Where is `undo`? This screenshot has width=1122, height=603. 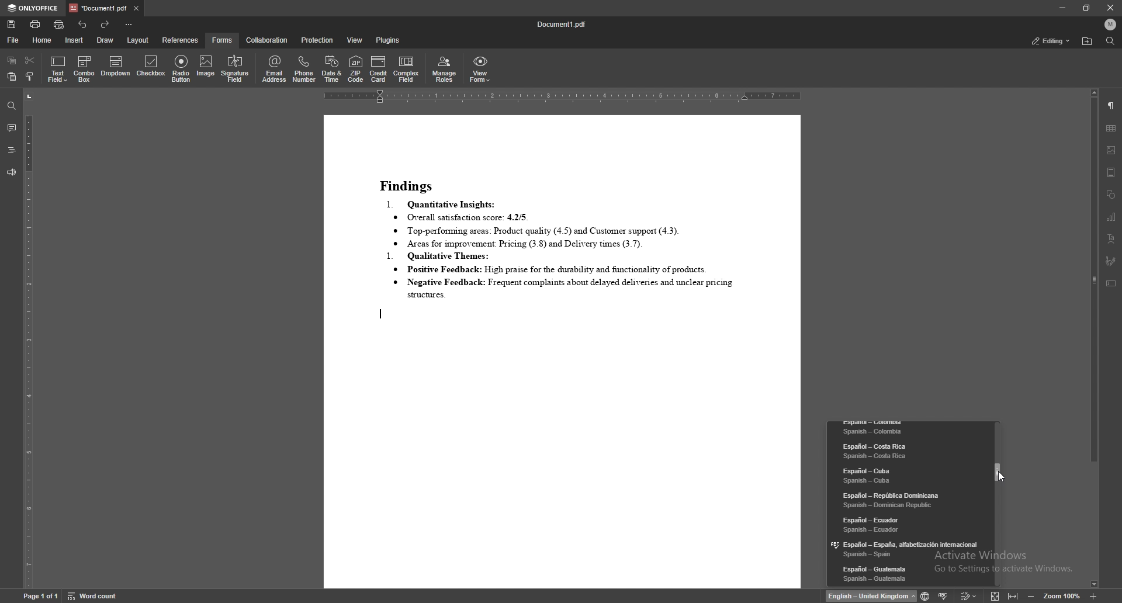 undo is located at coordinates (83, 25).